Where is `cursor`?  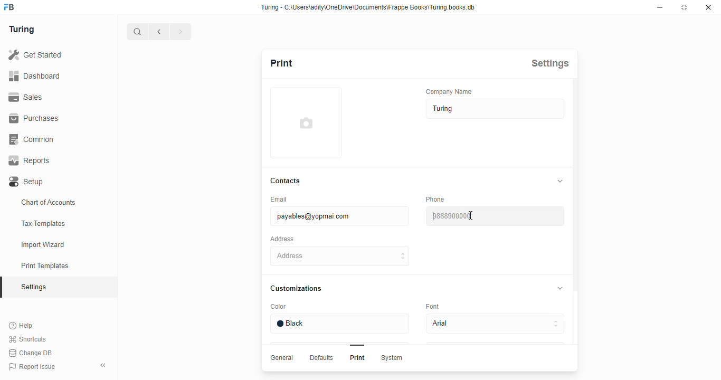 cursor is located at coordinates (472, 215).